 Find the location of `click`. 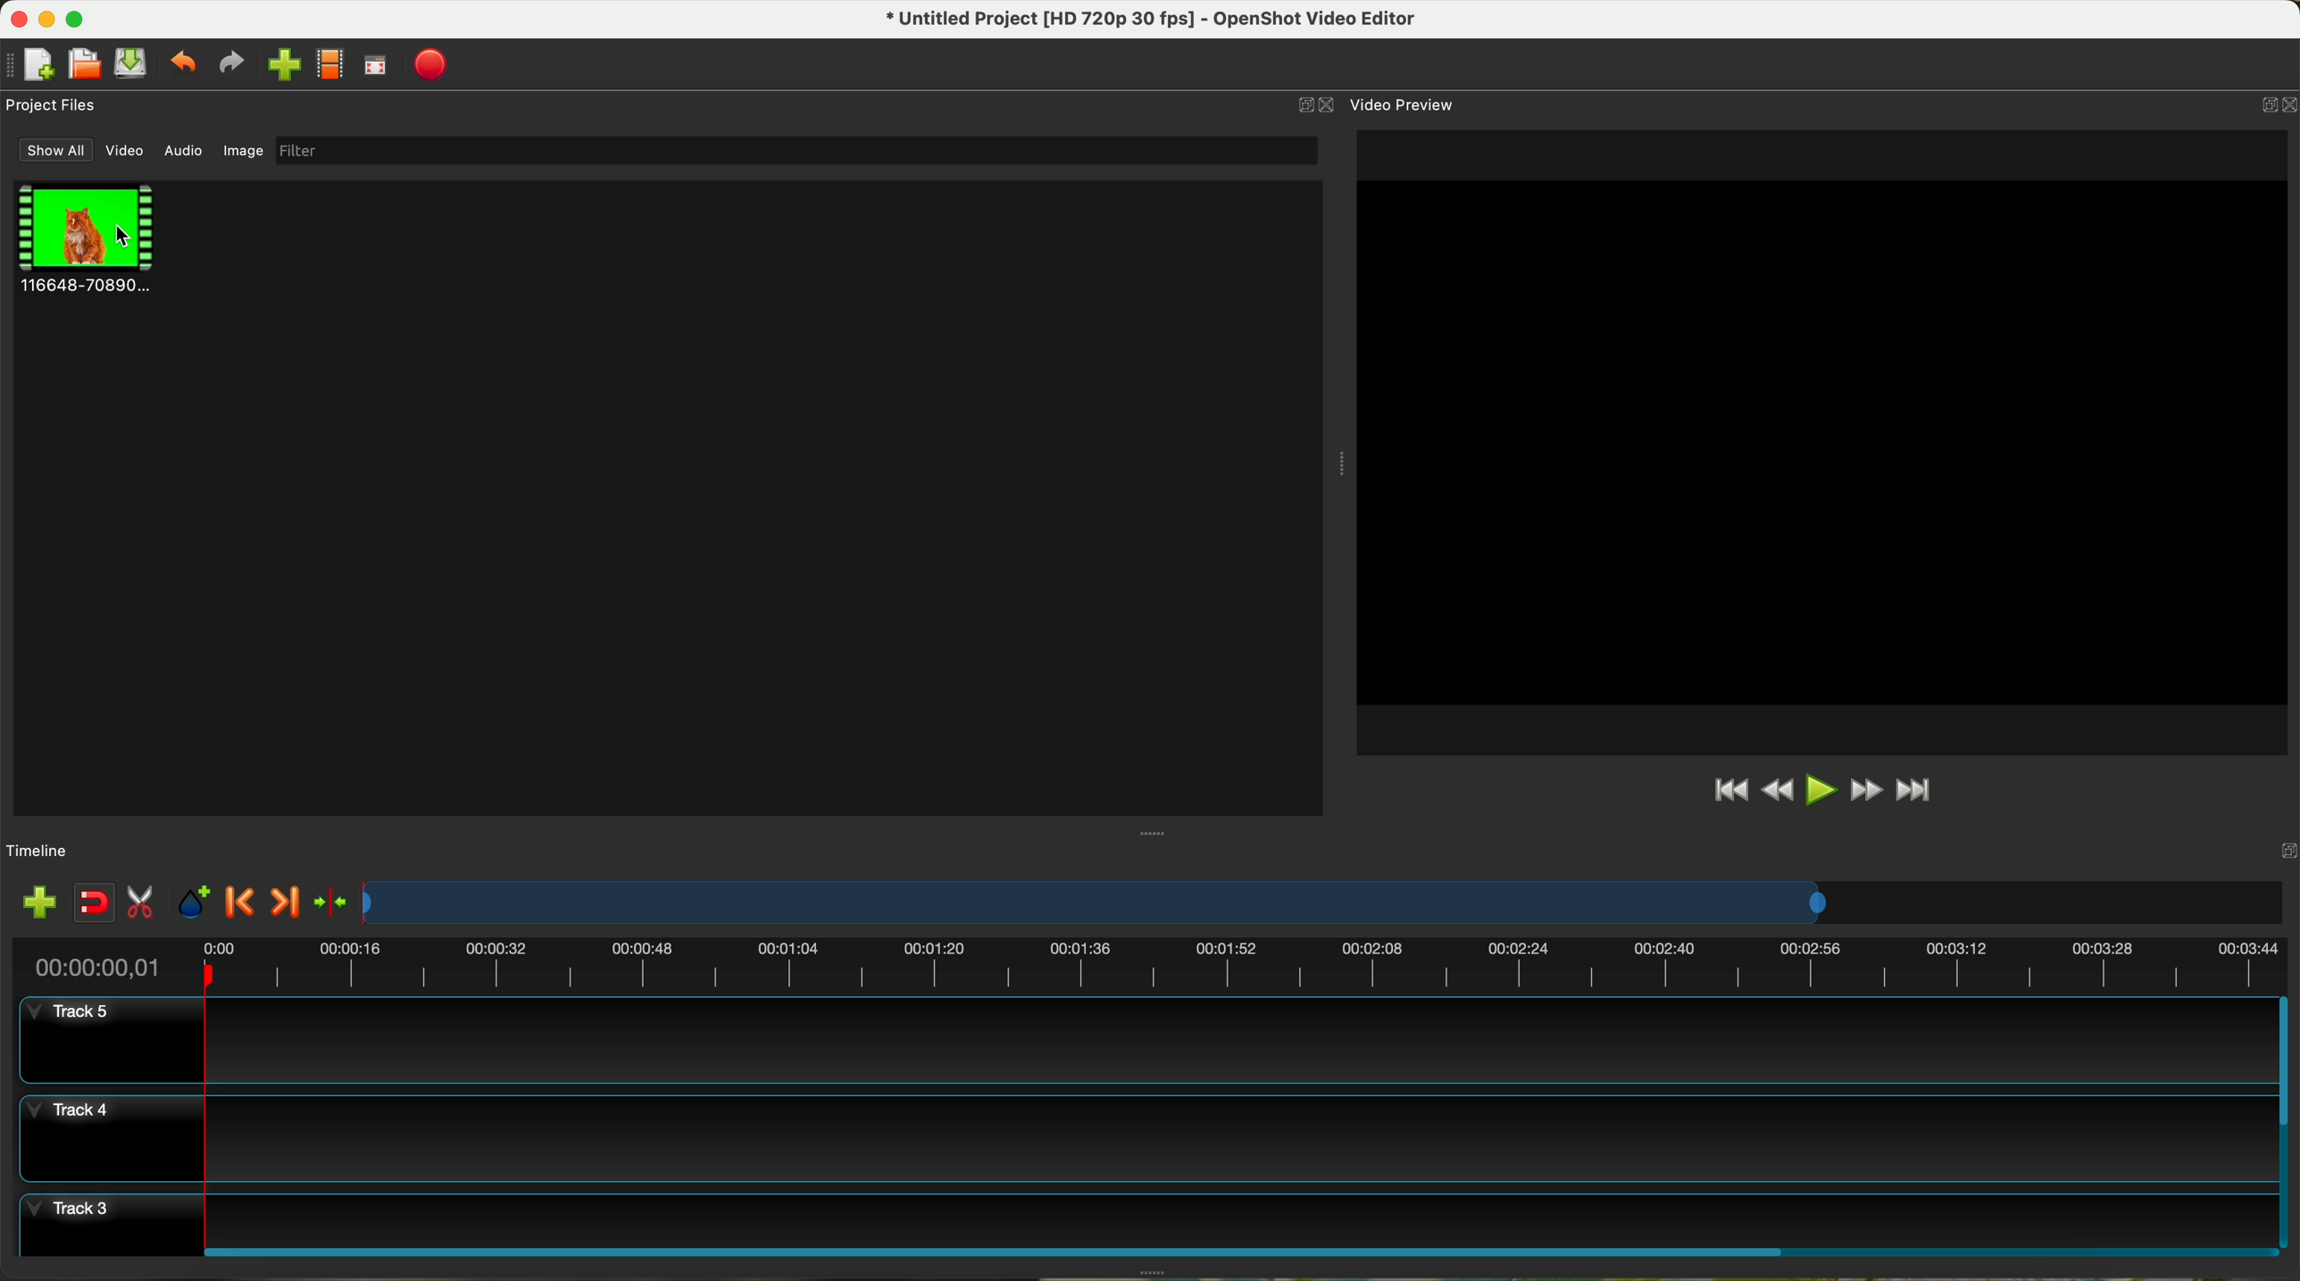

click is located at coordinates (128, 236).